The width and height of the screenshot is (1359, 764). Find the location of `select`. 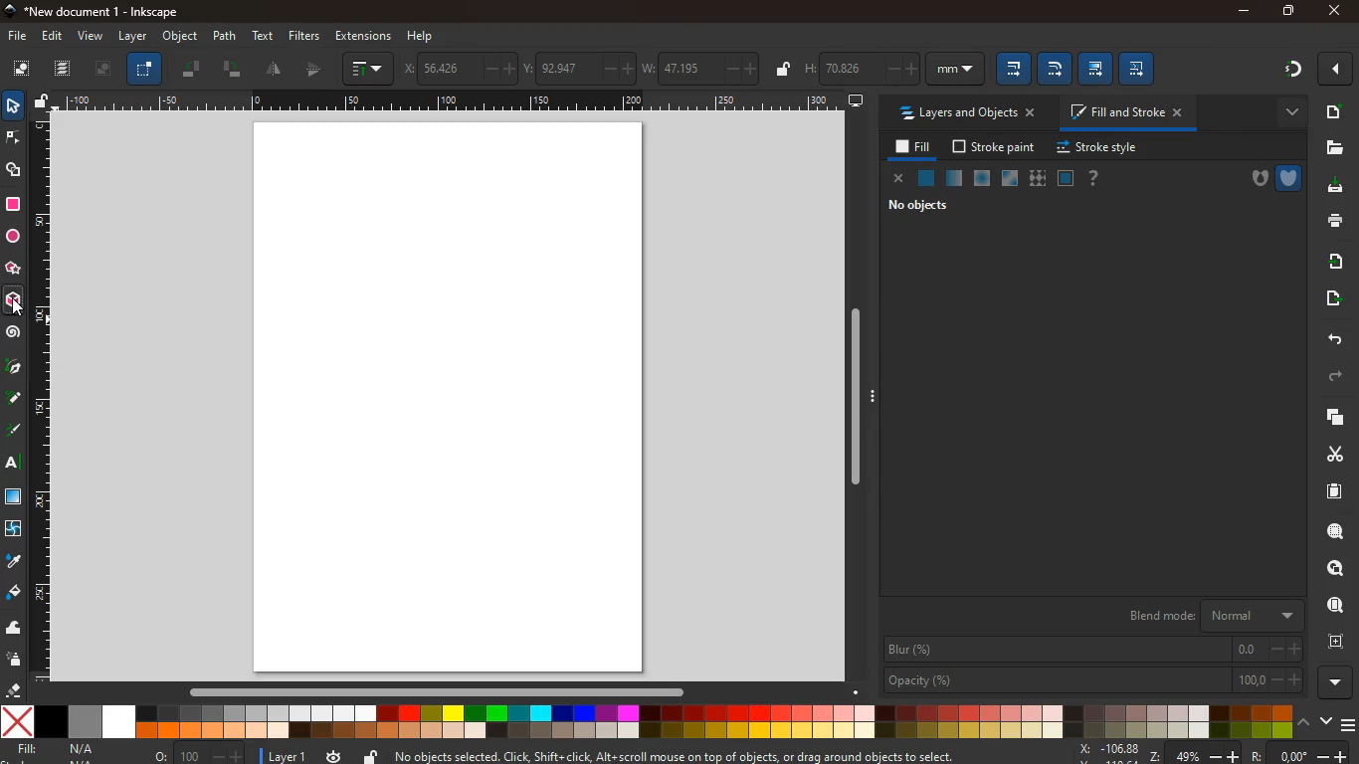

select is located at coordinates (12, 107).